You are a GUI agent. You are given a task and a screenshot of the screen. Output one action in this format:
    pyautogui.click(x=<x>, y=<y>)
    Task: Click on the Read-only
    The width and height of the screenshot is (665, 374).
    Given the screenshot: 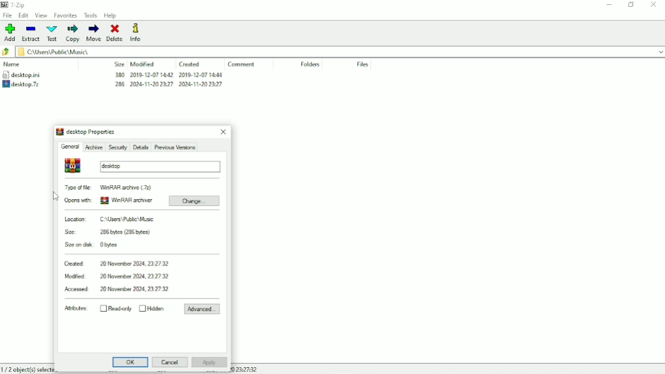 What is the action you would take?
    pyautogui.click(x=116, y=308)
    